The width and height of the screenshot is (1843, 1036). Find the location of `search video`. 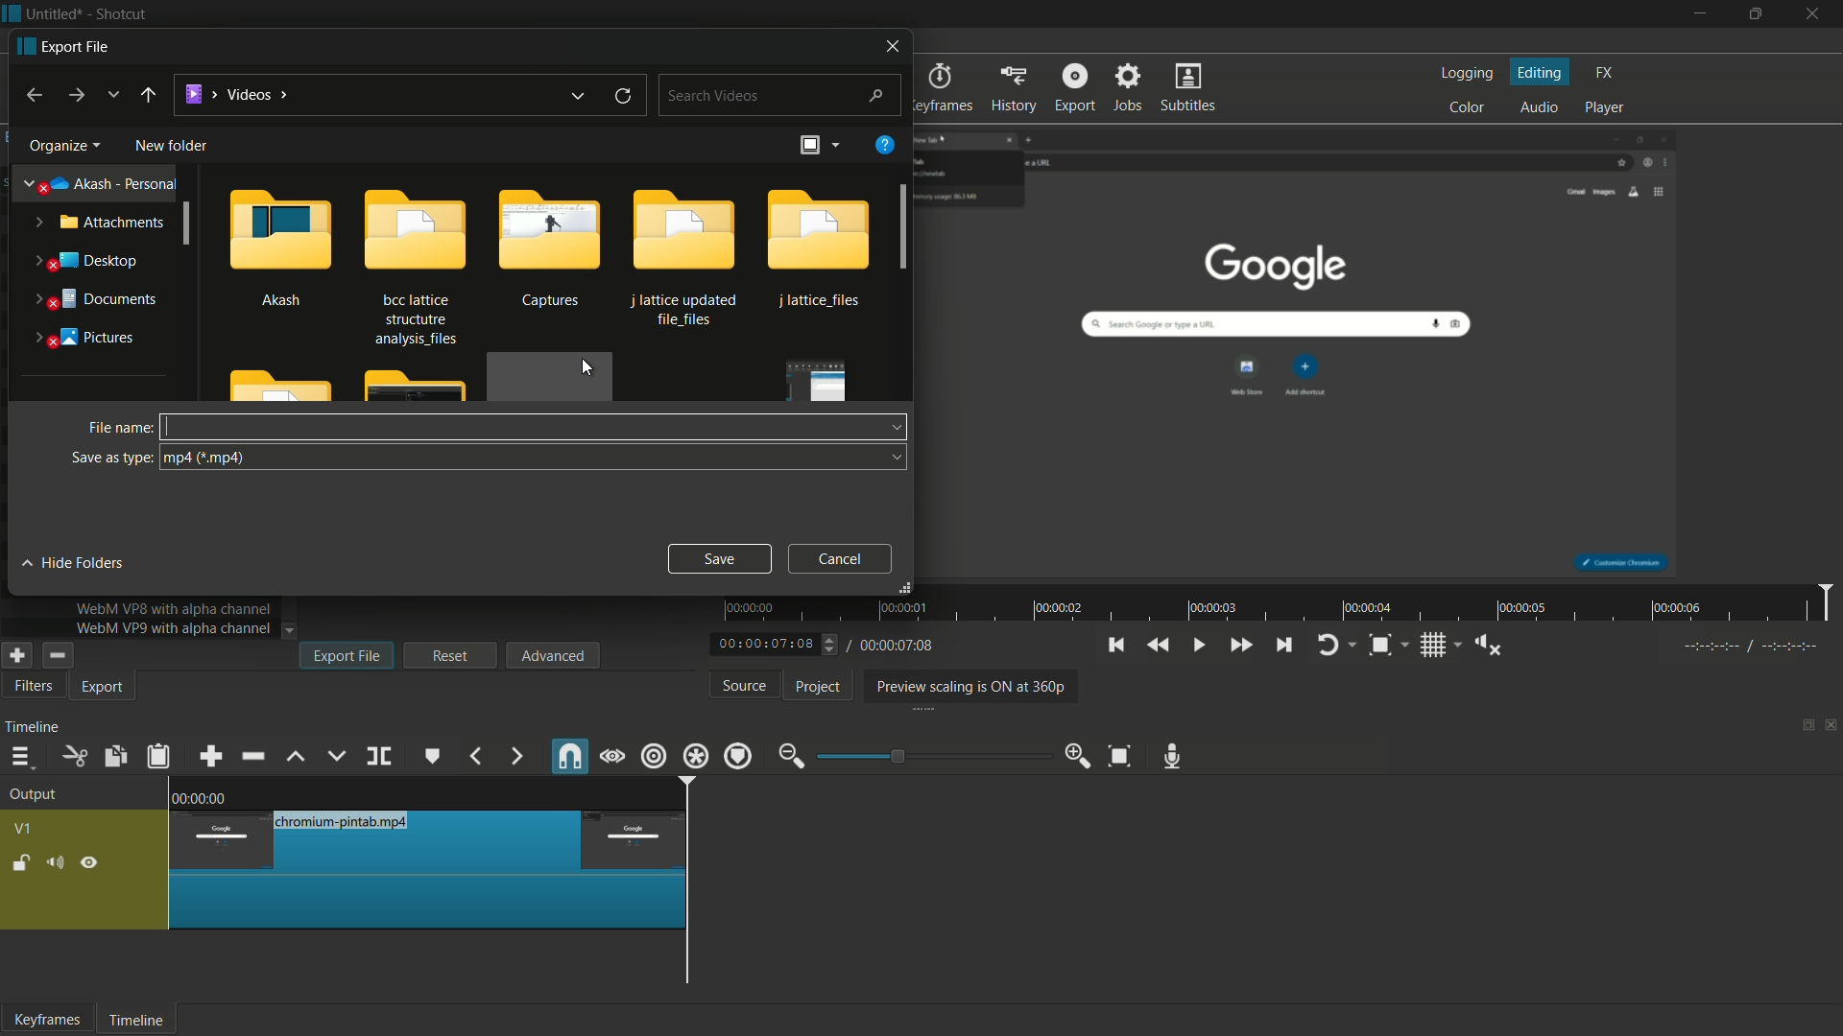

search video is located at coordinates (780, 93).